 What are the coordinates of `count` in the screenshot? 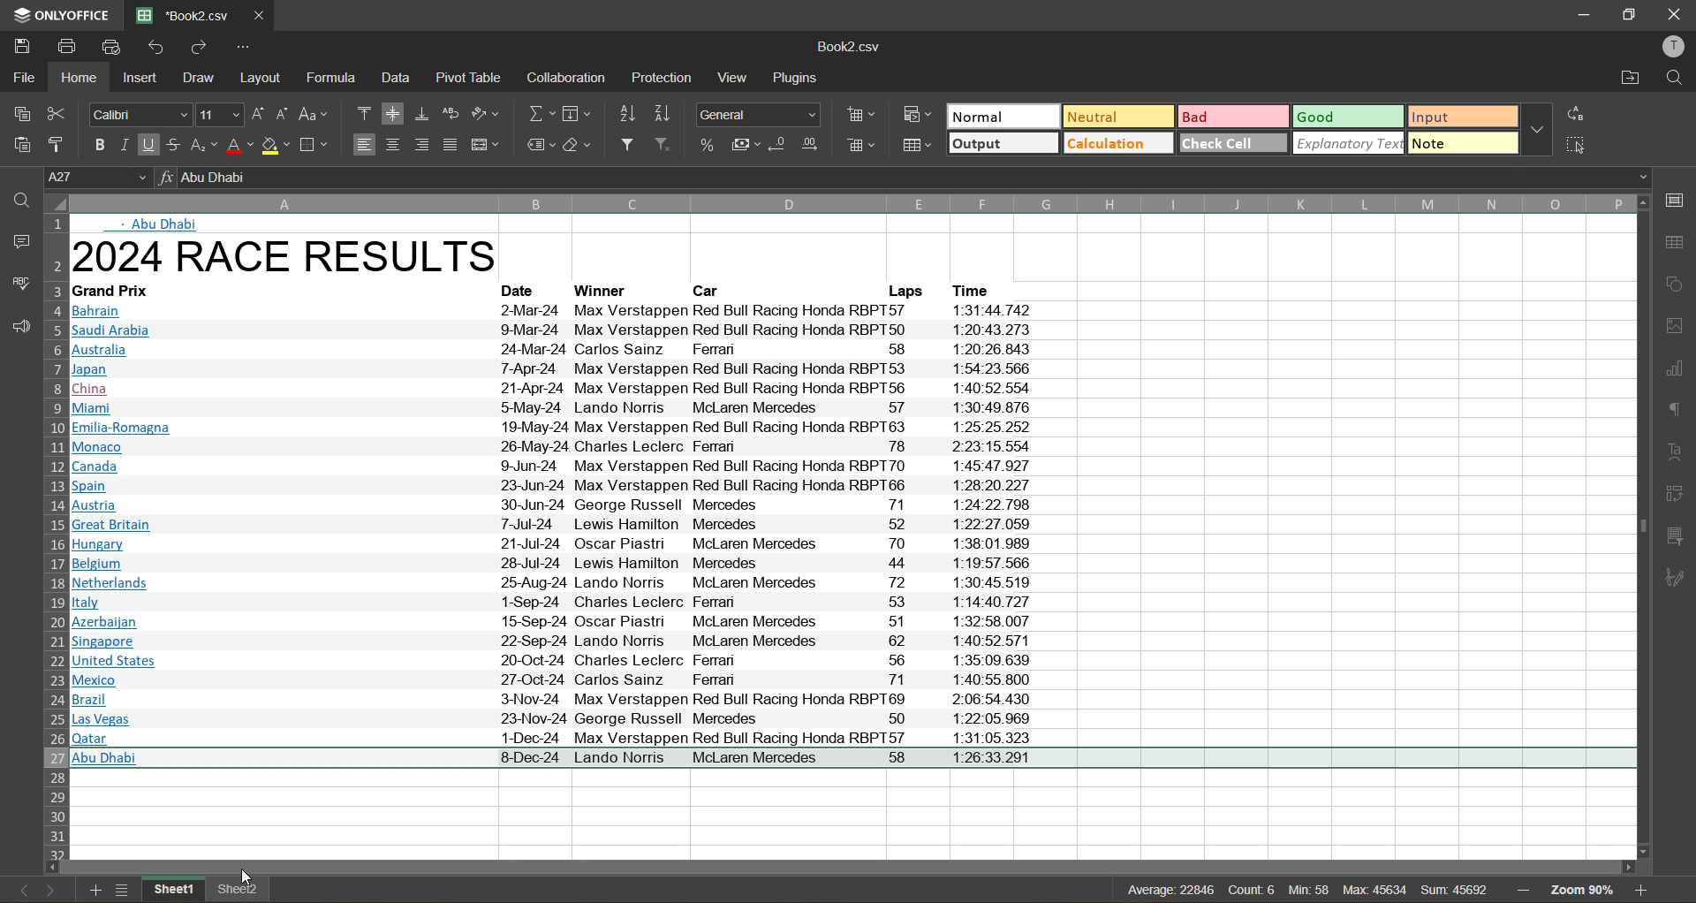 It's located at (1249, 890).